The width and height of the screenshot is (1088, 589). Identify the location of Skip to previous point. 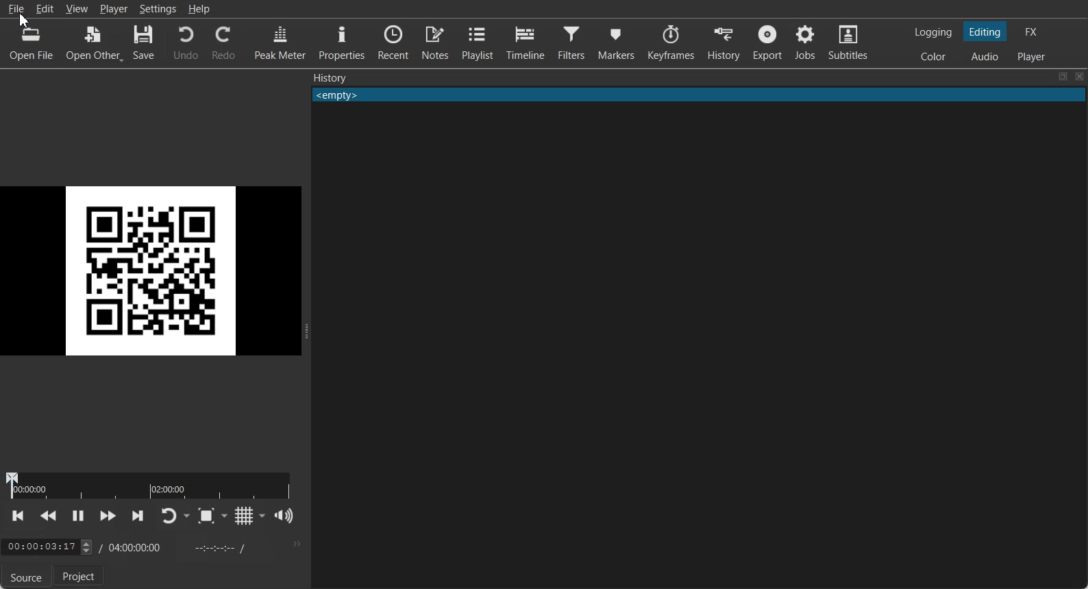
(19, 516).